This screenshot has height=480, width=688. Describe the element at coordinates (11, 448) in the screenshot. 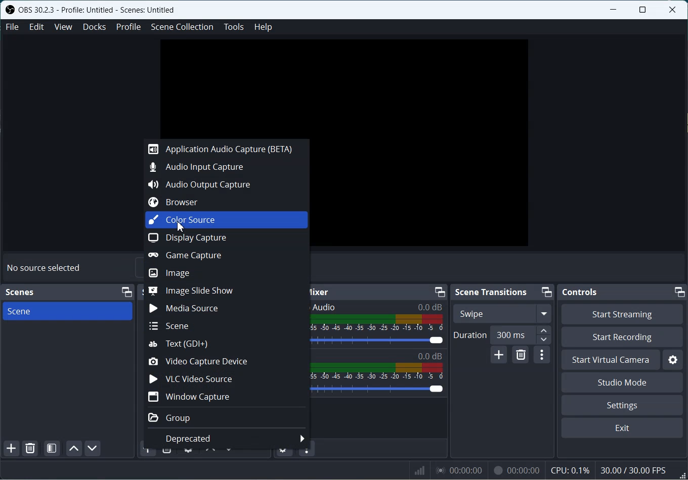

I see `Add Scene` at that location.